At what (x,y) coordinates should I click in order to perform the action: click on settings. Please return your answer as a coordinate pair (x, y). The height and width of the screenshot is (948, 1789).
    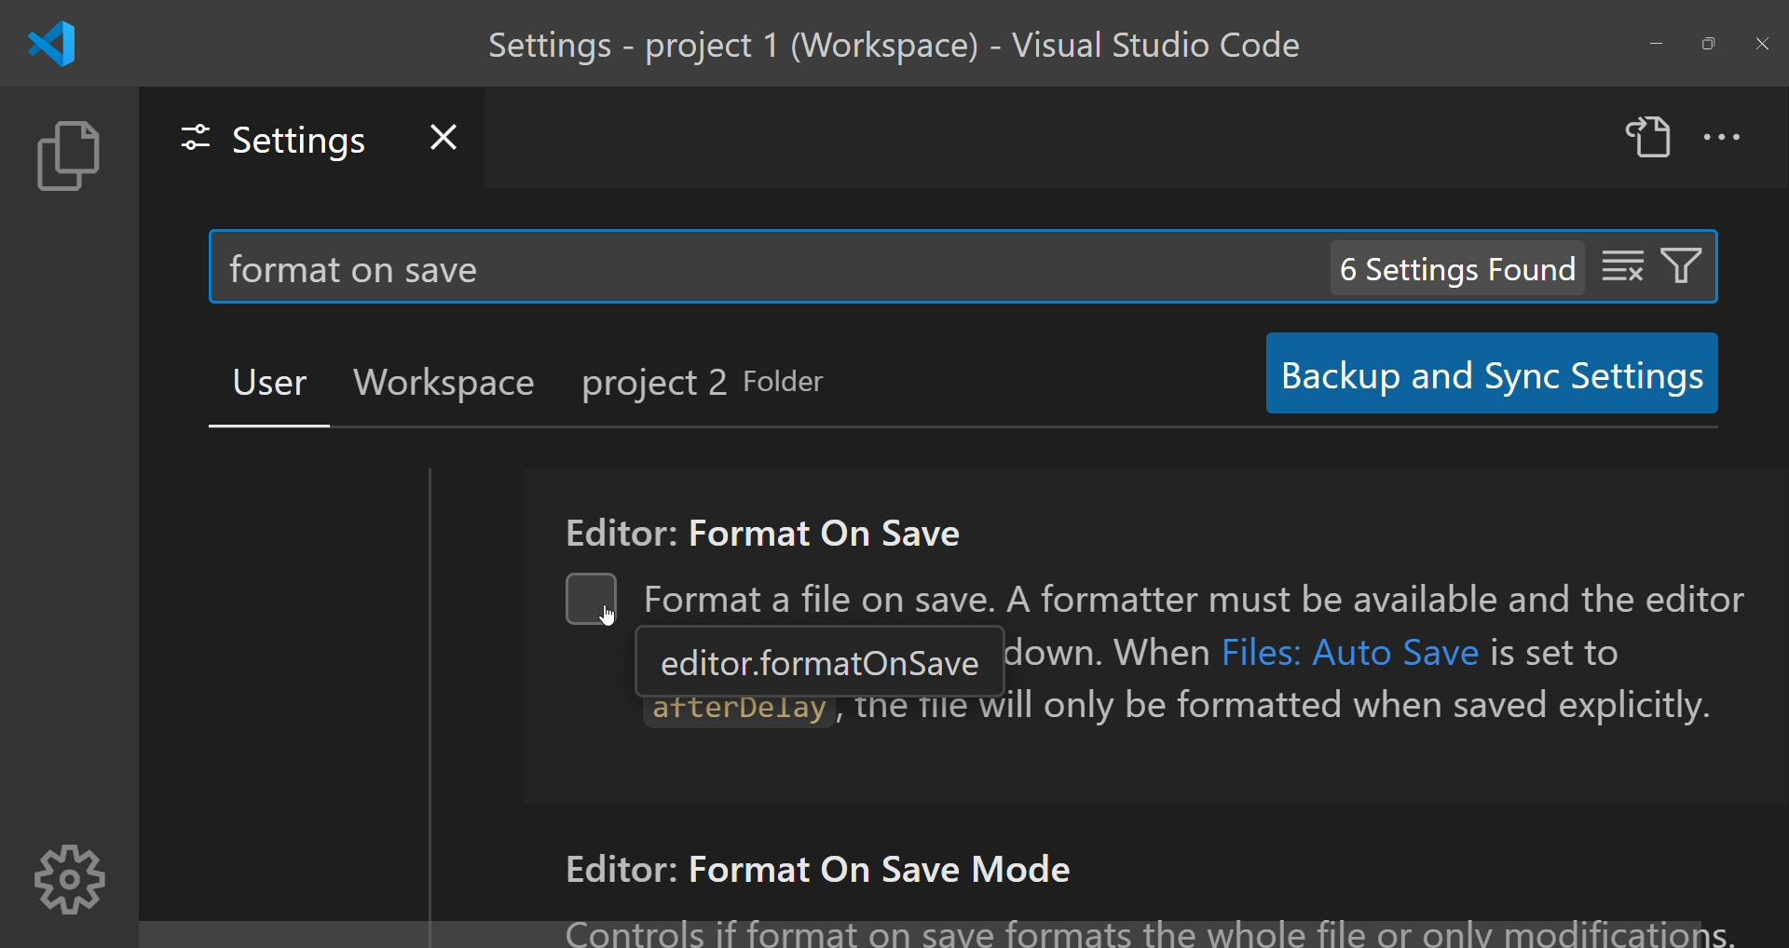
    Looking at the image, I should click on (67, 880).